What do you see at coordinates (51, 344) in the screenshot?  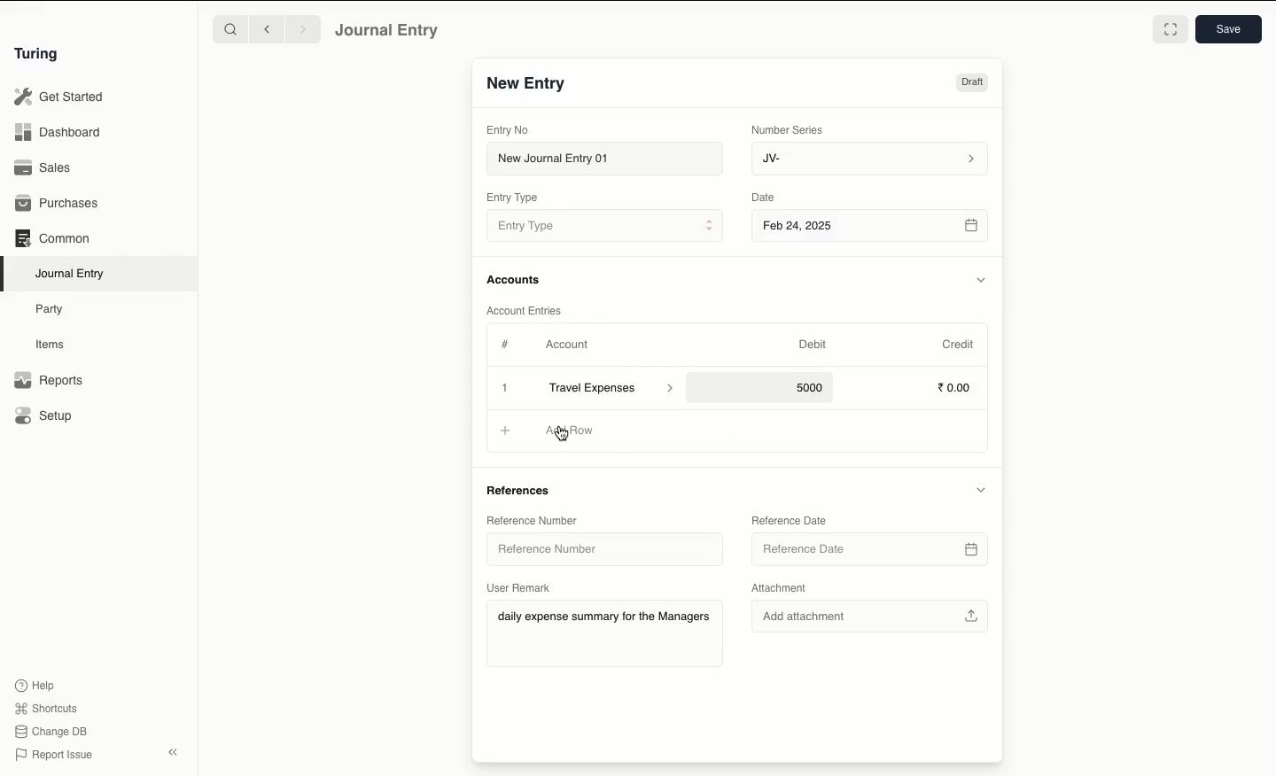 I see `Items` at bounding box center [51, 344].